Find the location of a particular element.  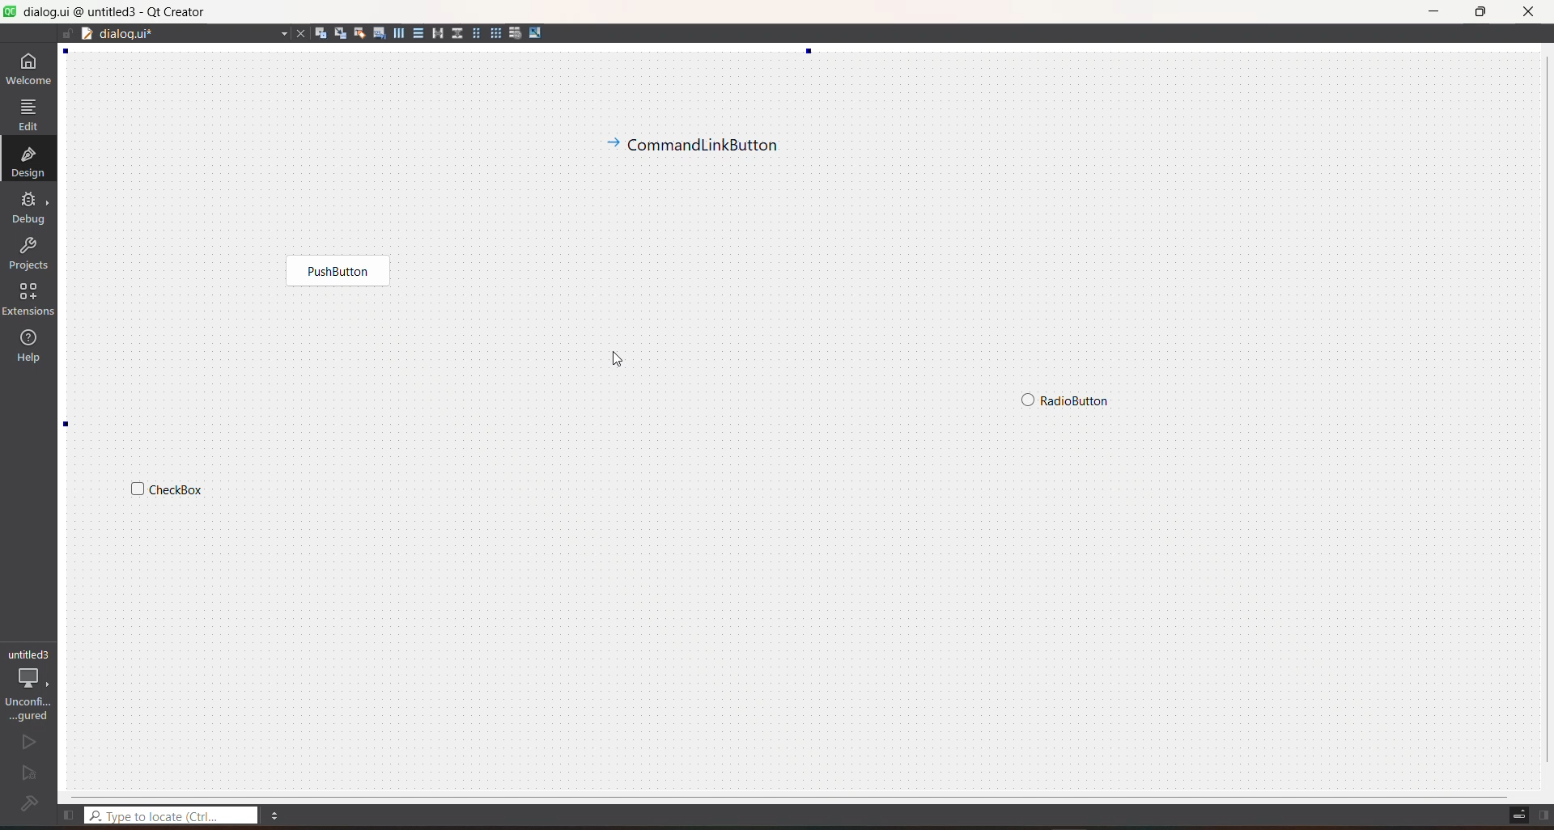

file name is located at coordinates (194, 34).